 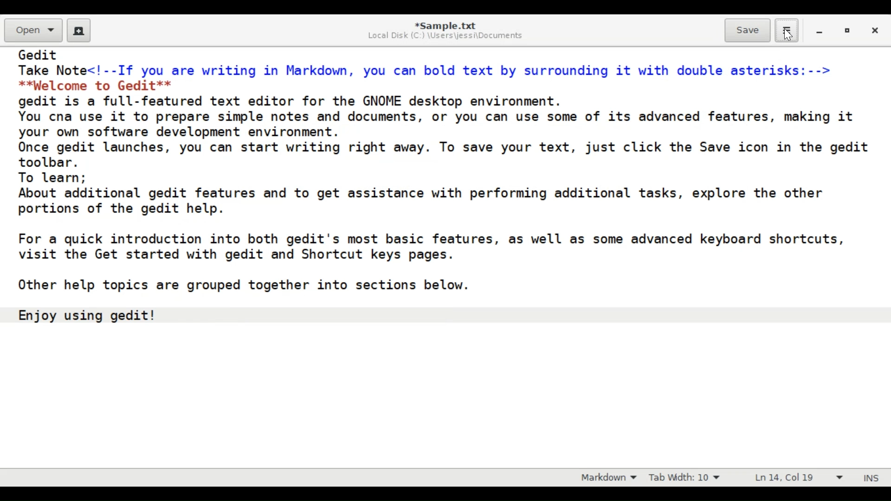 What do you see at coordinates (605, 477) in the screenshot?
I see `Highlight Mode: Markdown` at bounding box center [605, 477].